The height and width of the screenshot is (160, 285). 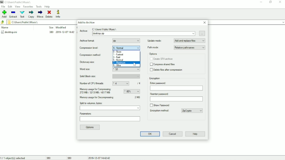 What do you see at coordinates (176, 97) in the screenshot?
I see `Reenter password` at bounding box center [176, 97].